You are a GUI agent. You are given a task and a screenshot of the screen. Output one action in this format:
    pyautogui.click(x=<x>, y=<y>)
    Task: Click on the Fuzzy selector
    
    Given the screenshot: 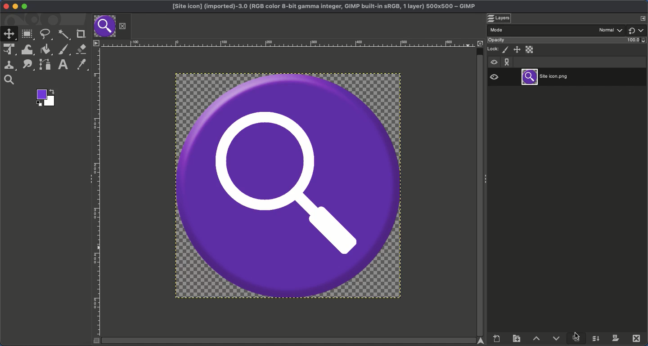 What is the action you would take?
    pyautogui.click(x=65, y=35)
    